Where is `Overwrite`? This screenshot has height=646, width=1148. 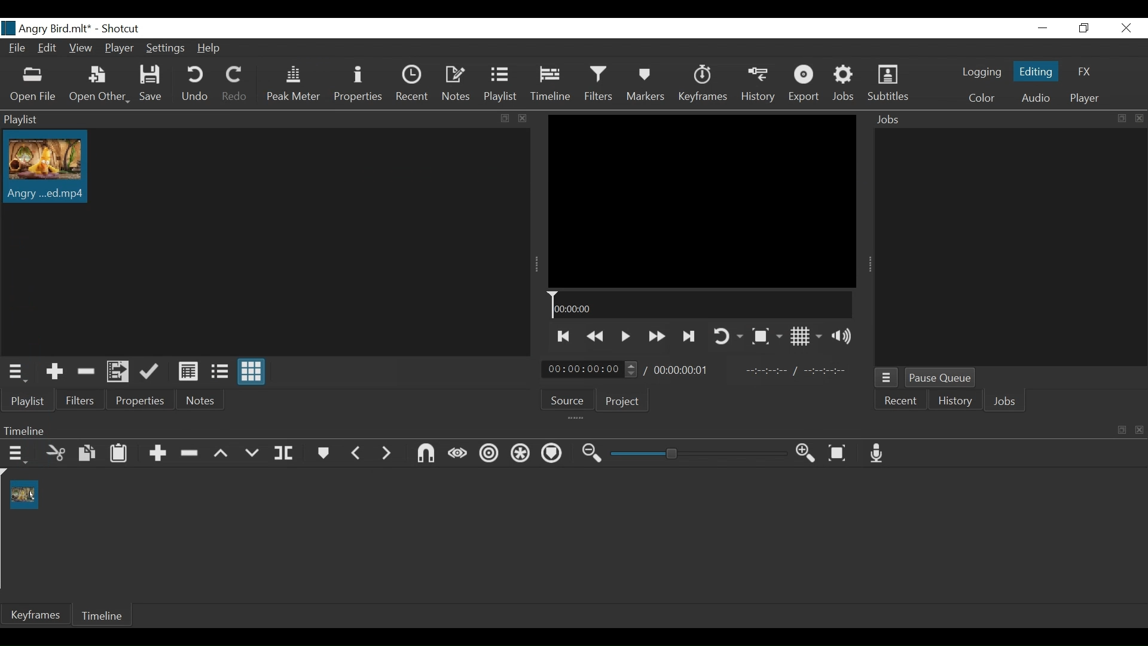
Overwrite is located at coordinates (251, 454).